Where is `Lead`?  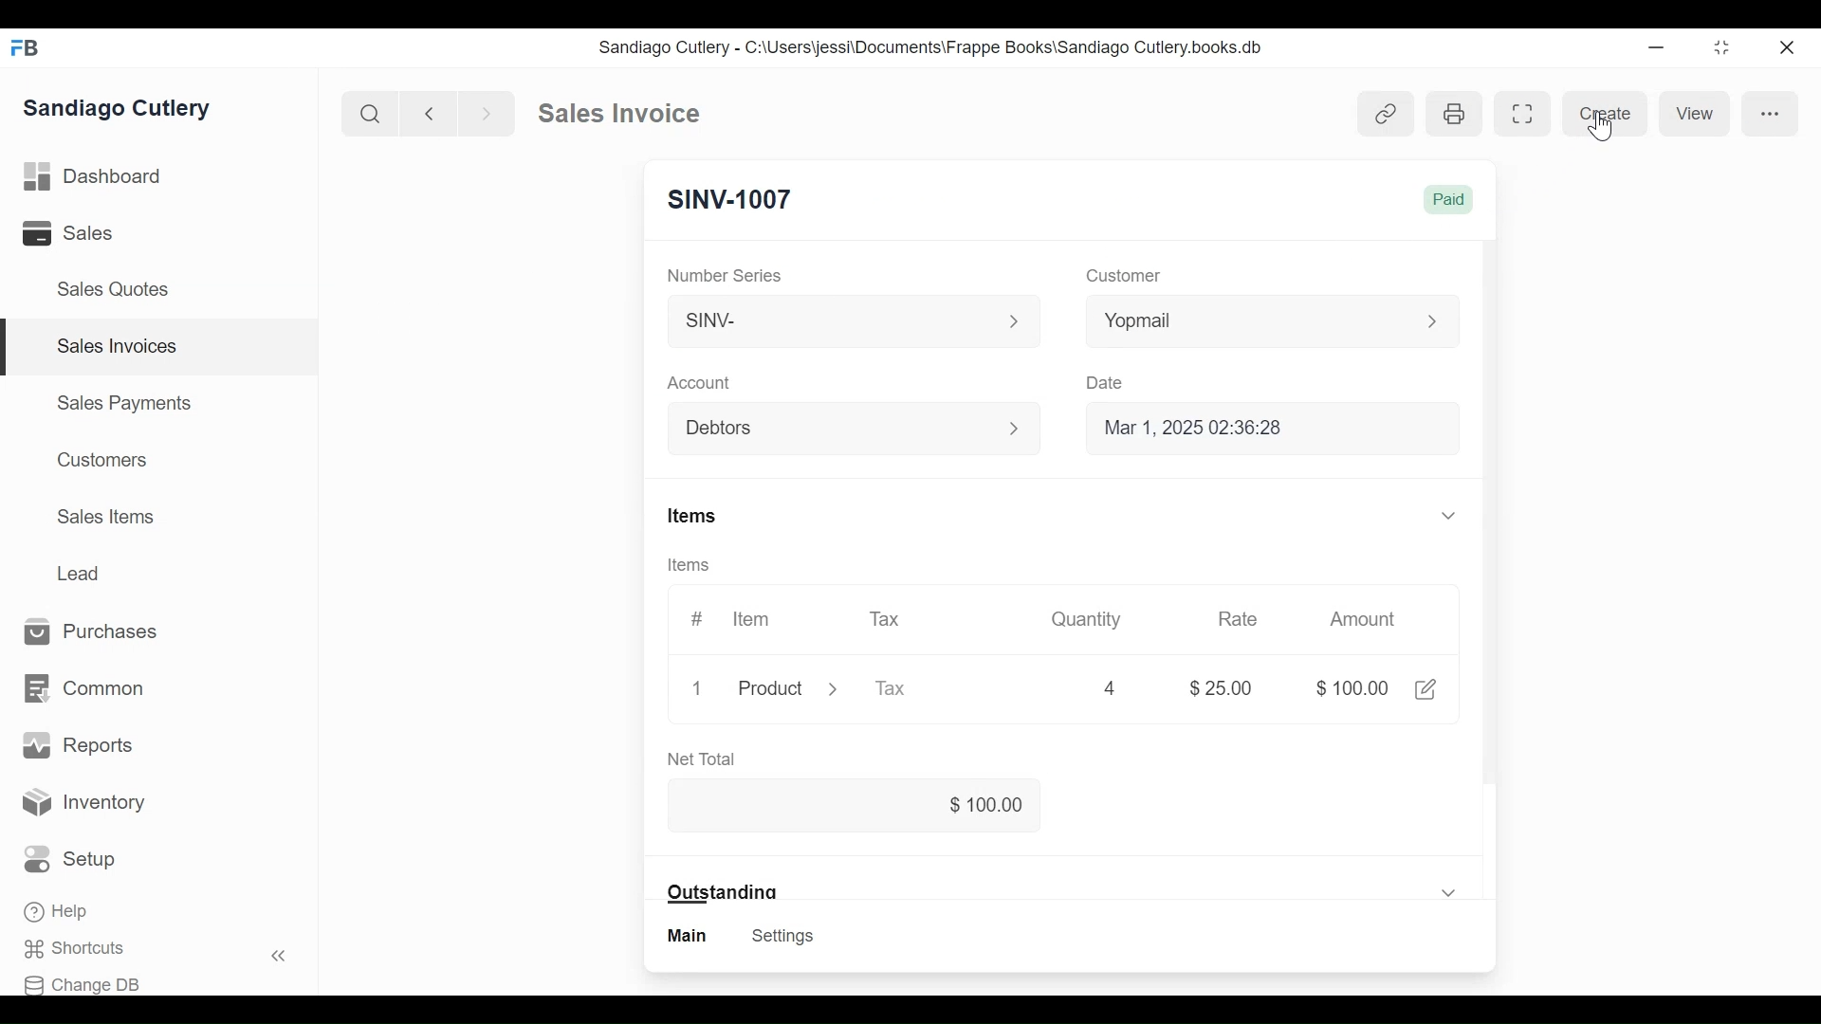
Lead is located at coordinates (80, 571).